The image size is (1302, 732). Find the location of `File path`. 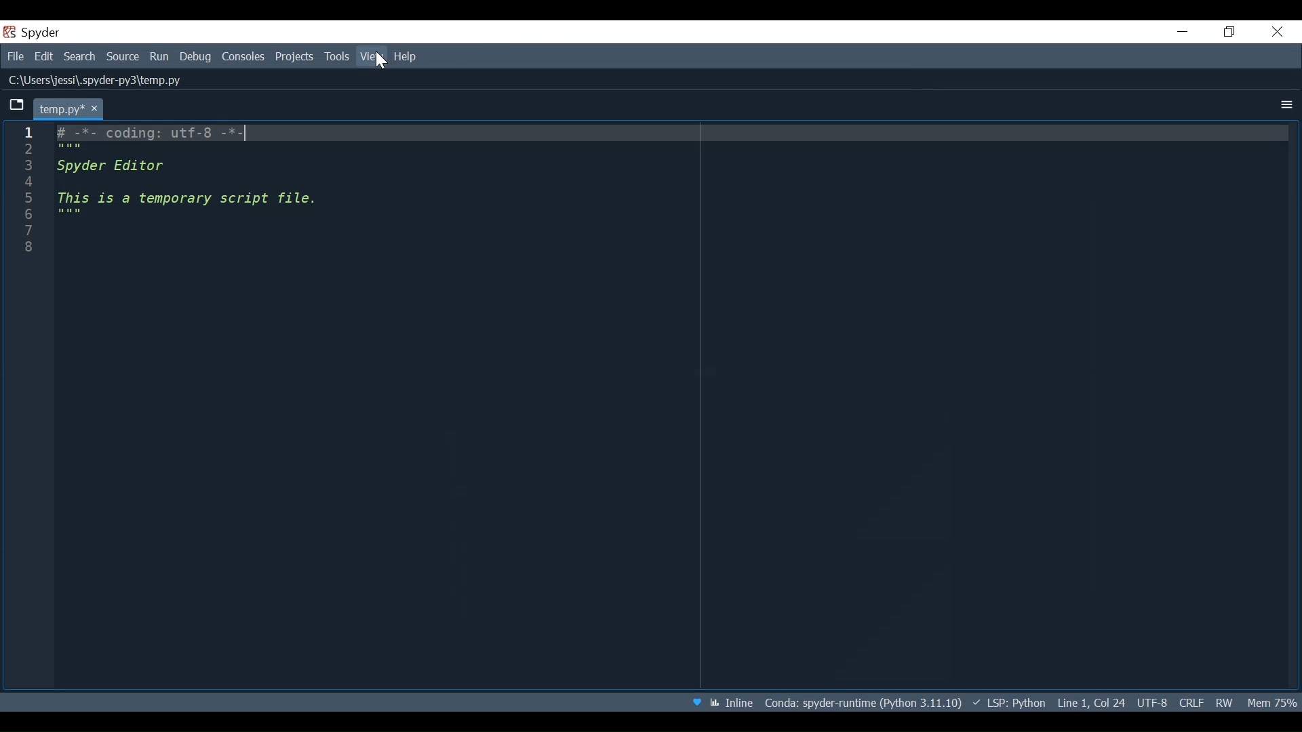

File path is located at coordinates (865, 701).